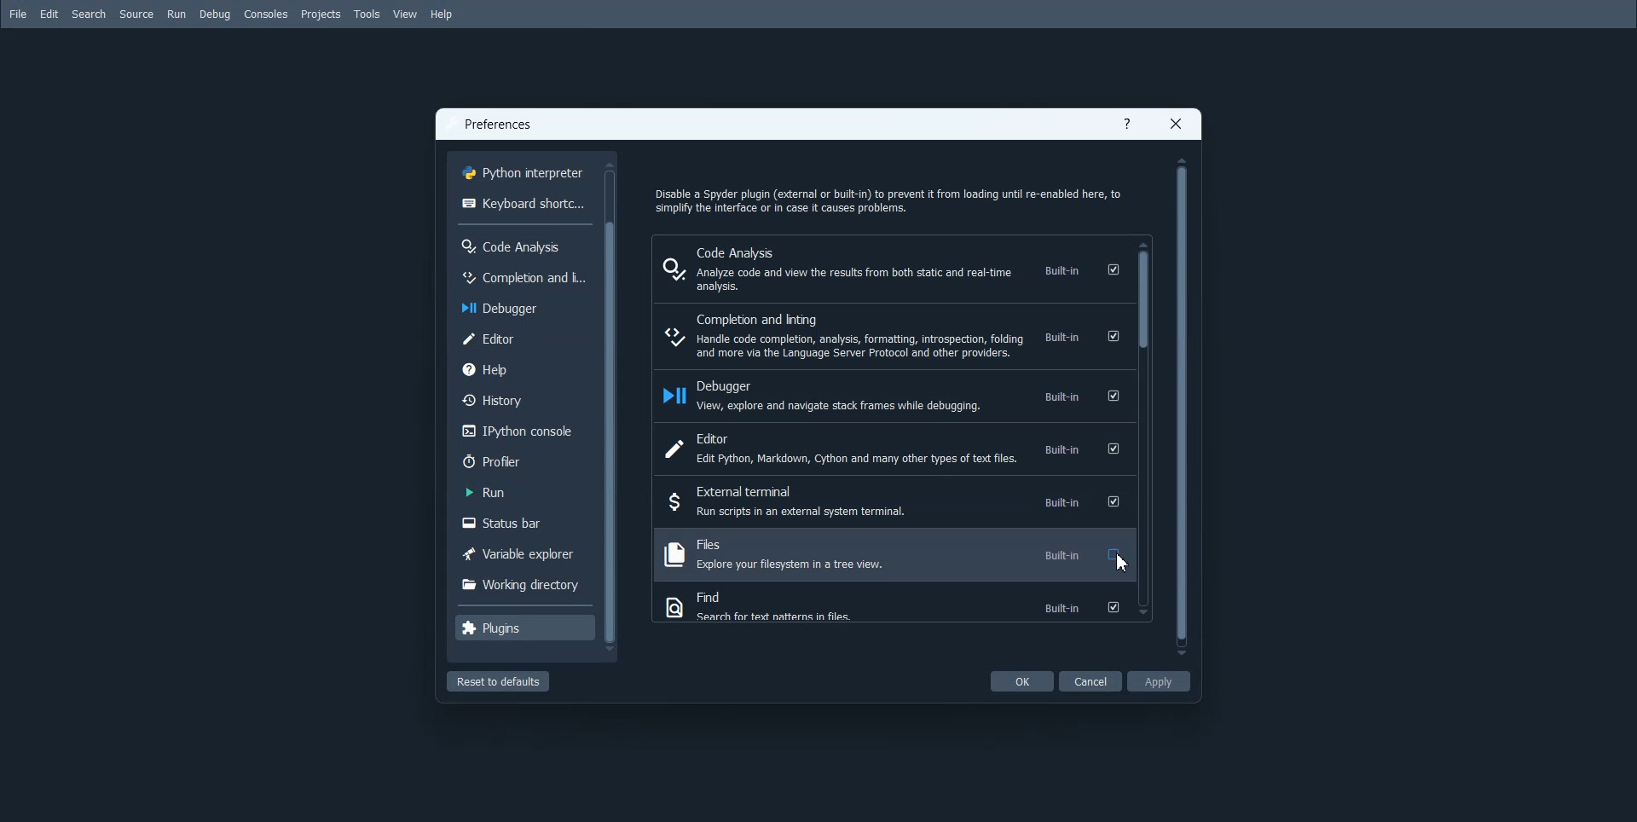 The width and height of the screenshot is (1637, 822). I want to click on Run, so click(176, 14).